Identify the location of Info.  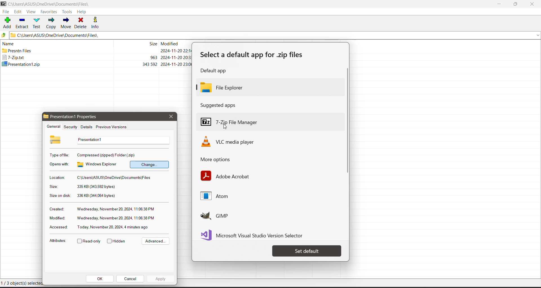
(97, 22).